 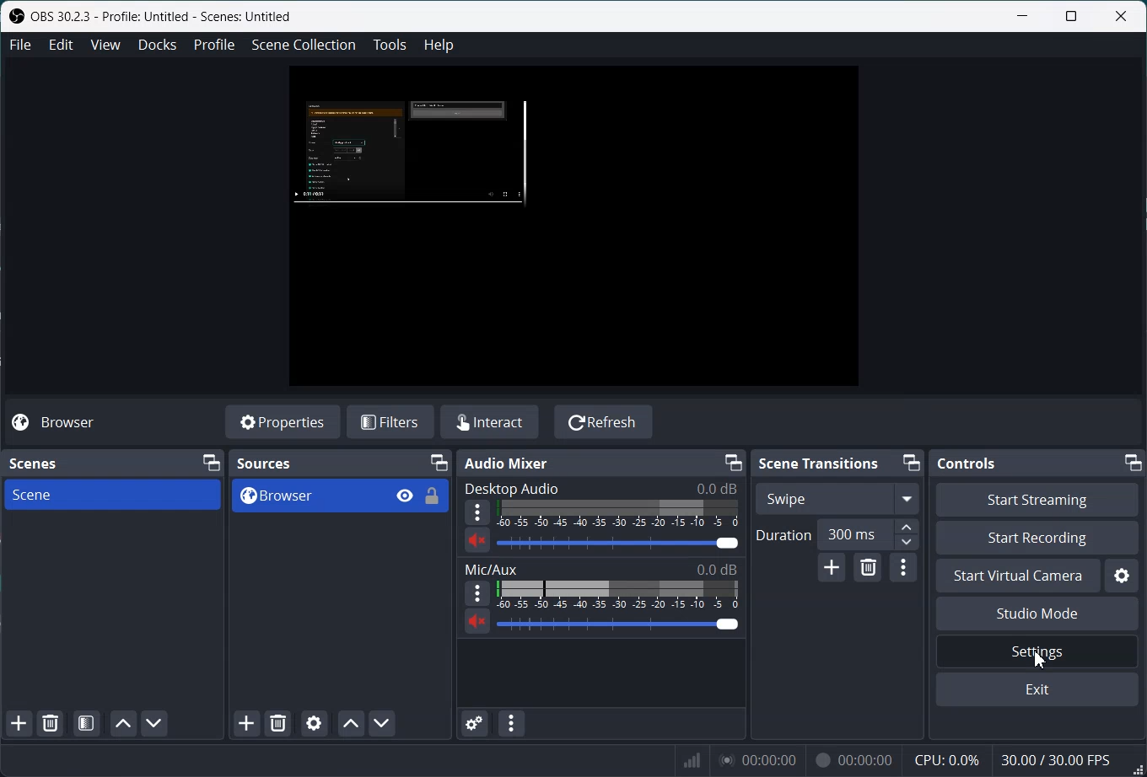 I want to click on Volume Adjuster, so click(x=617, y=624).